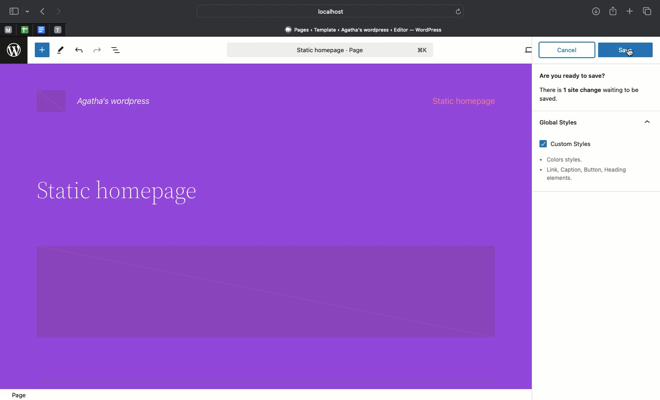 This screenshot has height=400, width=660. I want to click on Pinned tab, so click(25, 30).